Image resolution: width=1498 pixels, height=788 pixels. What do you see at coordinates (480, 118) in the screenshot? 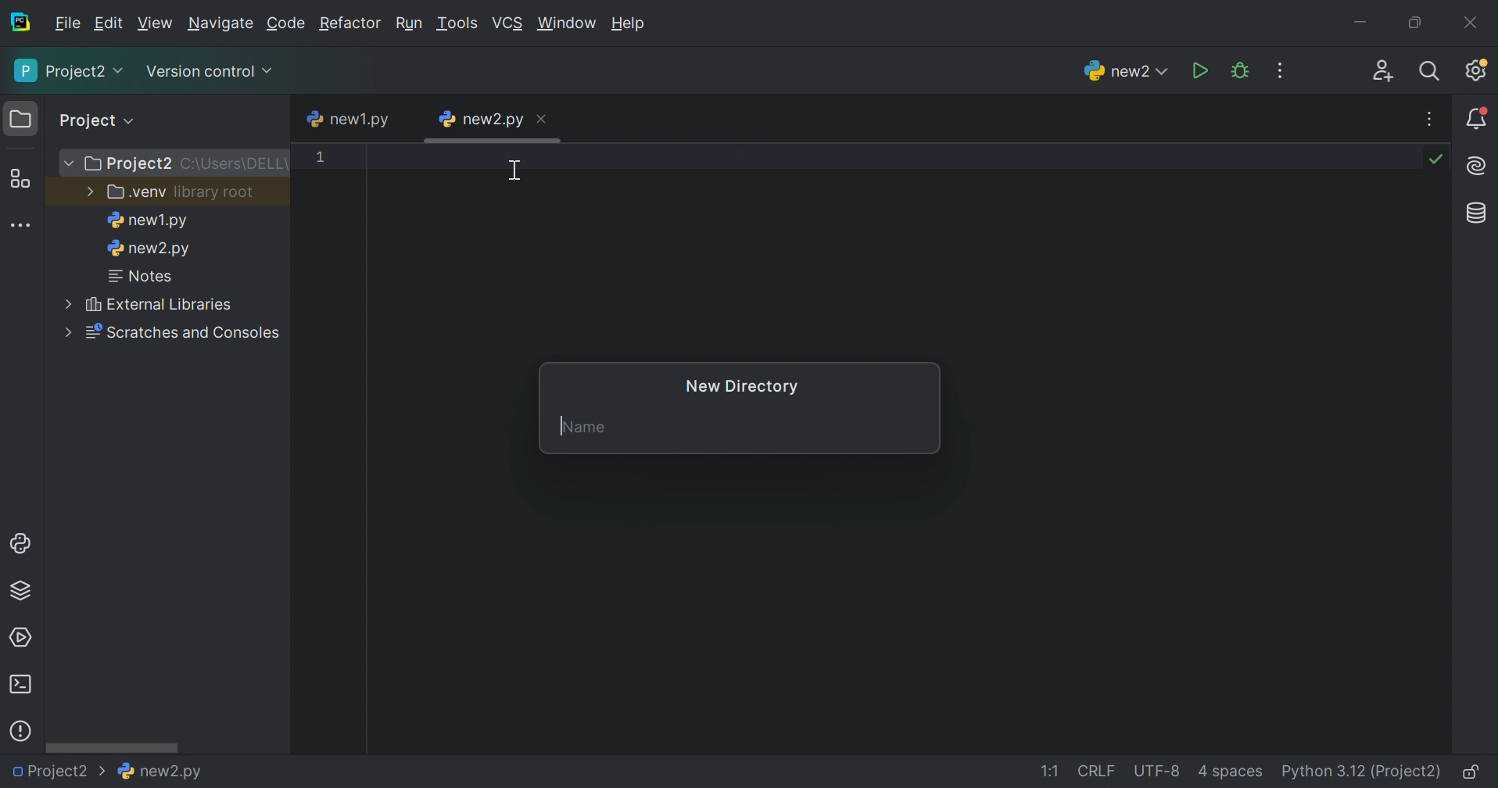
I see `new2.py` at bounding box center [480, 118].